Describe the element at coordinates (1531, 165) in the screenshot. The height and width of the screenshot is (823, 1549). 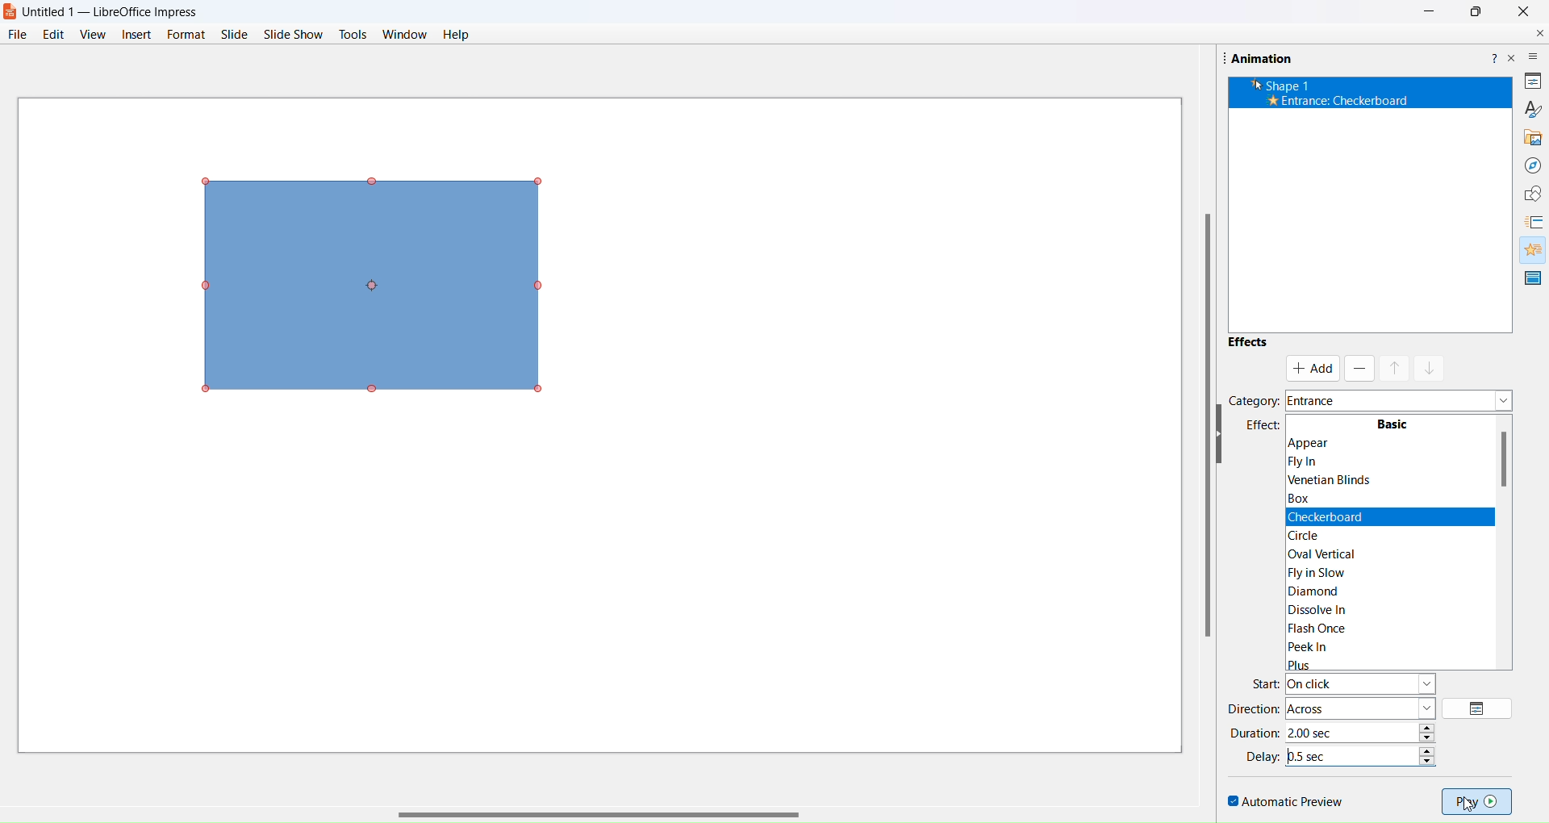
I see `navigator` at that location.